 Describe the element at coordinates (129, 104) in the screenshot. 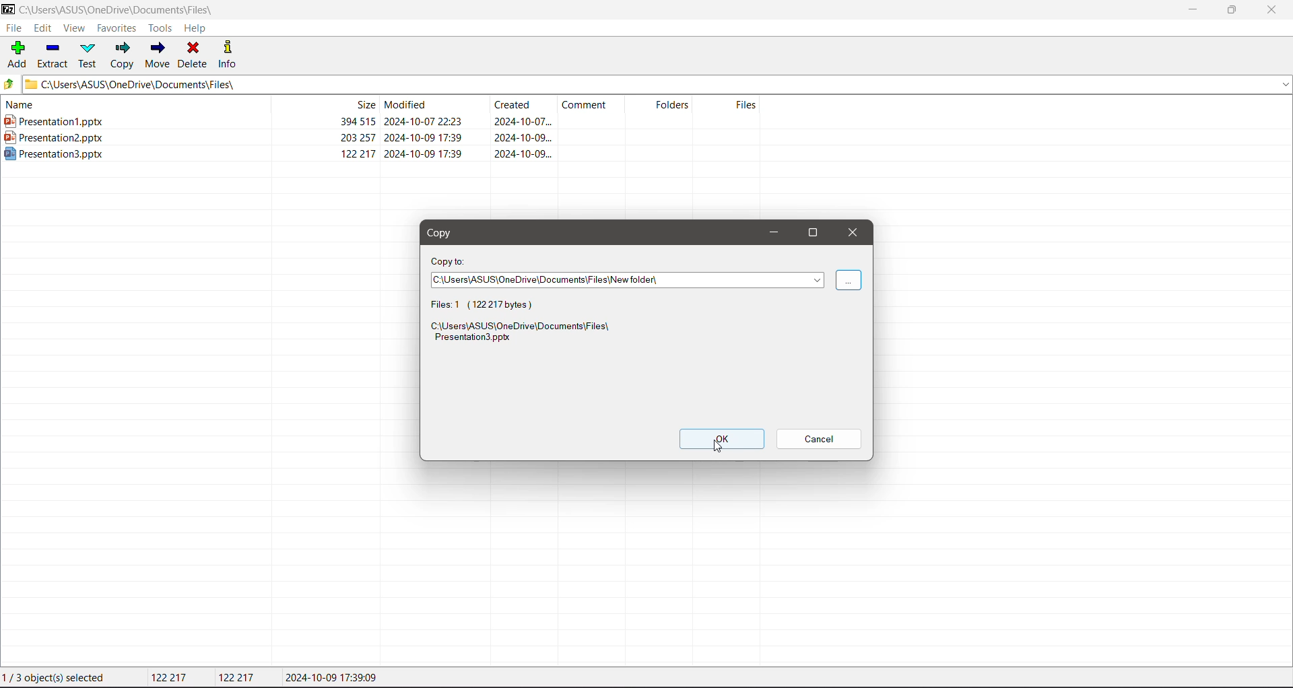

I see `Name` at that location.